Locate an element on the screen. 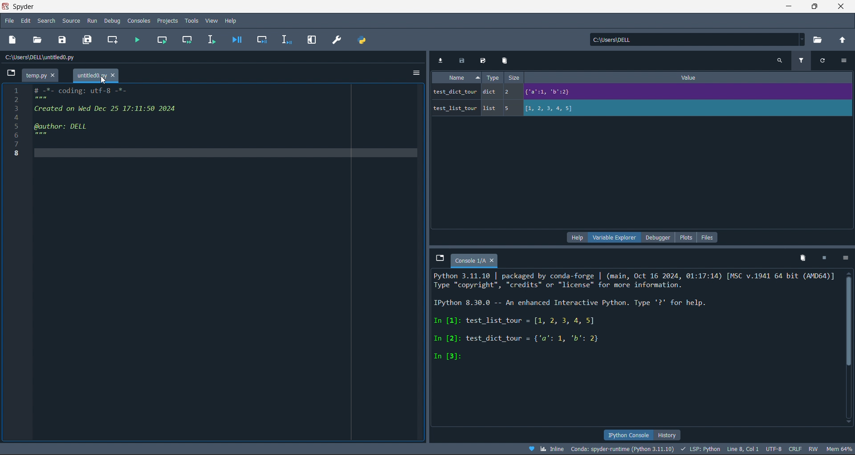 The width and height of the screenshot is (855, 455). browse directory is located at coordinates (819, 41).